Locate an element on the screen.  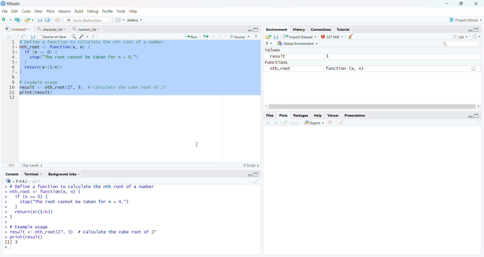
Scroll is located at coordinates (372, 107).